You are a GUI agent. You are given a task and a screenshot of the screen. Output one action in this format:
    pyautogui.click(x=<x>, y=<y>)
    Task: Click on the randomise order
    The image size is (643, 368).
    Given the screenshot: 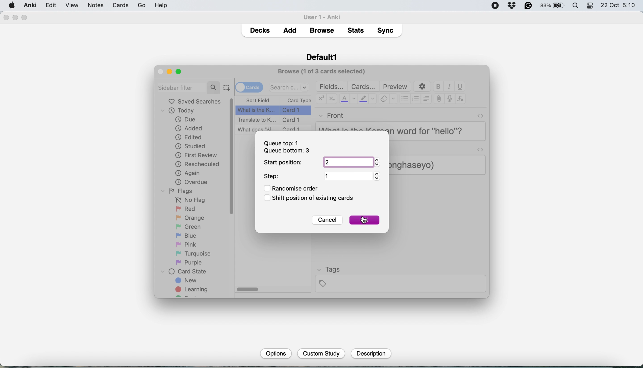 What is the action you would take?
    pyautogui.click(x=293, y=188)
    